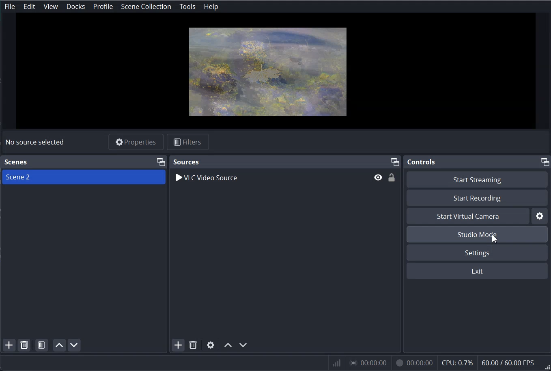 The width and height of the screenshot is (551, 371). What do you see at coordinates (478, 252) in the screenshot?
I see `Settings` at bounding box center [478, 252].